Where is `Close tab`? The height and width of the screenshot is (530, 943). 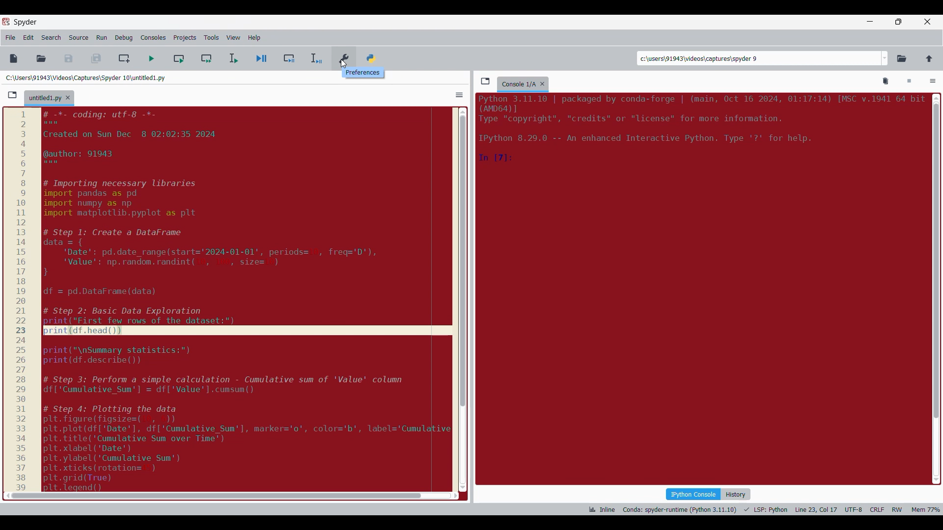
Close tab is located at coordinates (68, 98).